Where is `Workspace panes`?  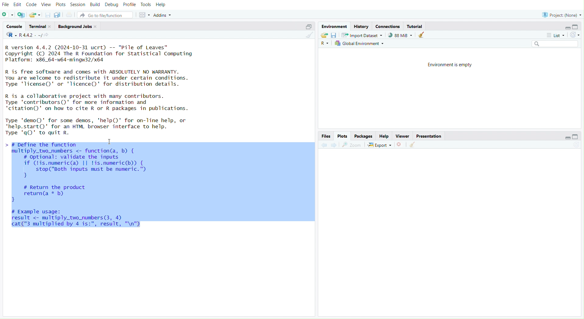
Workspace panes is located at coordinates (143, 15).